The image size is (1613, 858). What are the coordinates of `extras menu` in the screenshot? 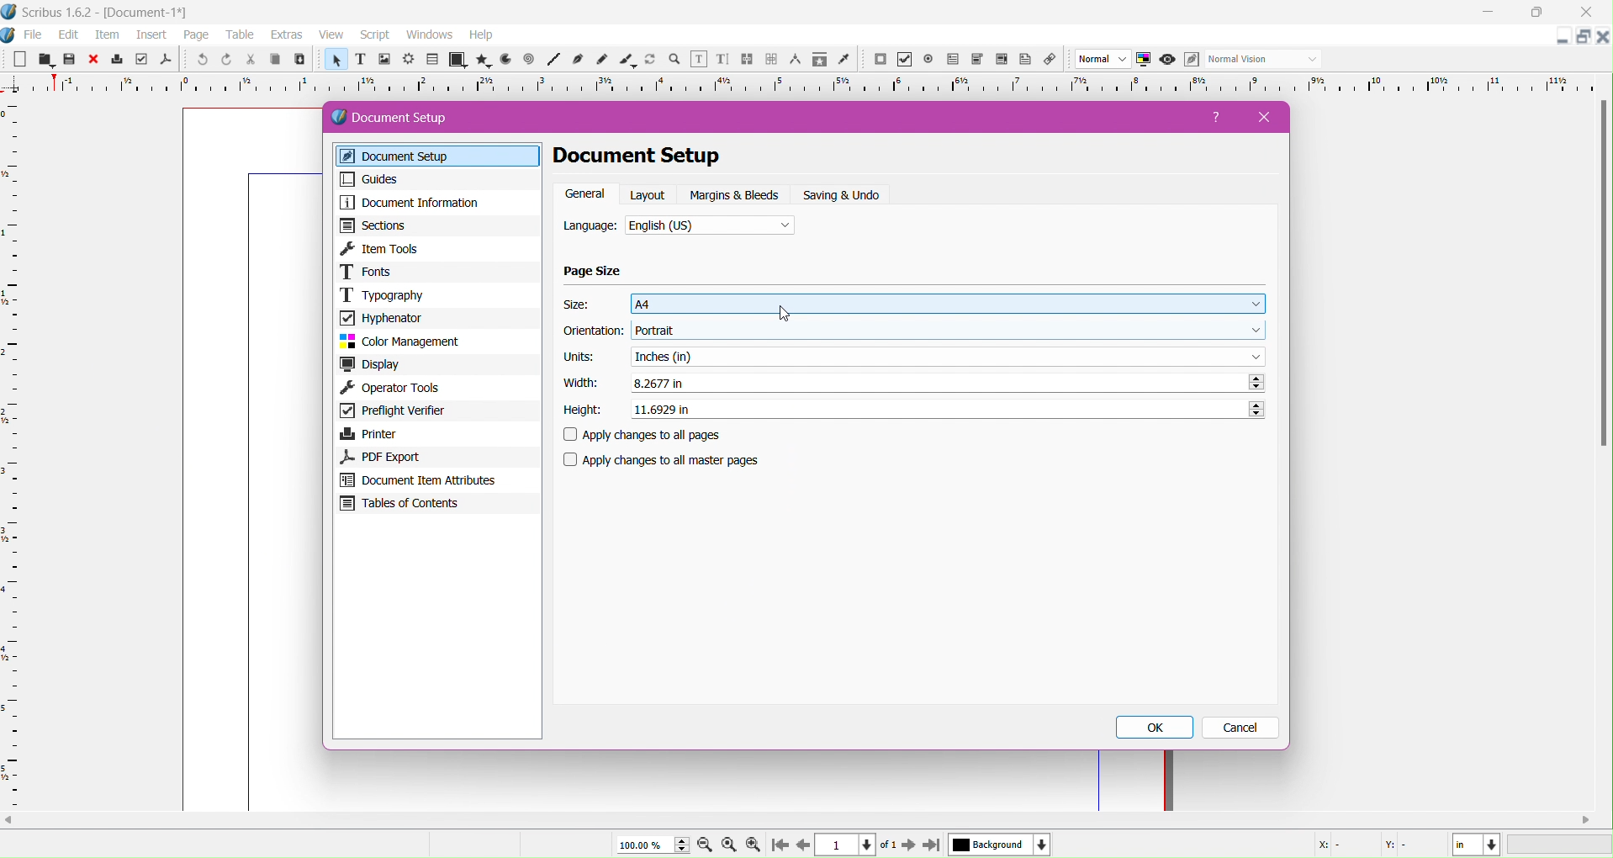 It's located at (288, 35).